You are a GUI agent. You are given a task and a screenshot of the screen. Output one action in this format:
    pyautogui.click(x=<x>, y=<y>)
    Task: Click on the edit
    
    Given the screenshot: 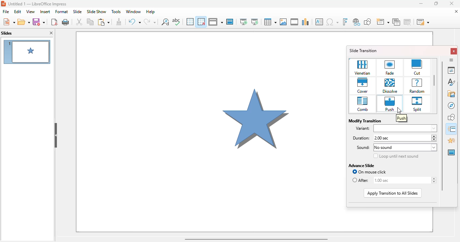 What is the action you would take?
    pyautogui.click(x=18, y=11)
    